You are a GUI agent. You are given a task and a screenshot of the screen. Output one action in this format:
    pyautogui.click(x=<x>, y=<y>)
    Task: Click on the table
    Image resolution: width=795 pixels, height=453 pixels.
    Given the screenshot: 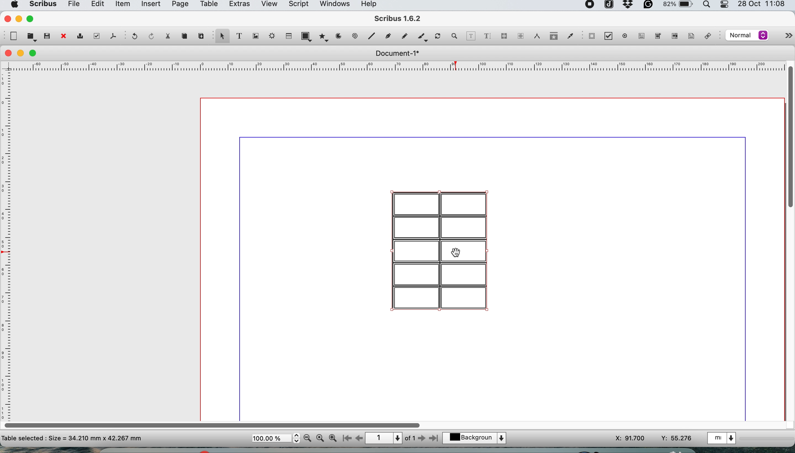 What is the action you would take?
    pyautogui.click(x=288, y=35)
    